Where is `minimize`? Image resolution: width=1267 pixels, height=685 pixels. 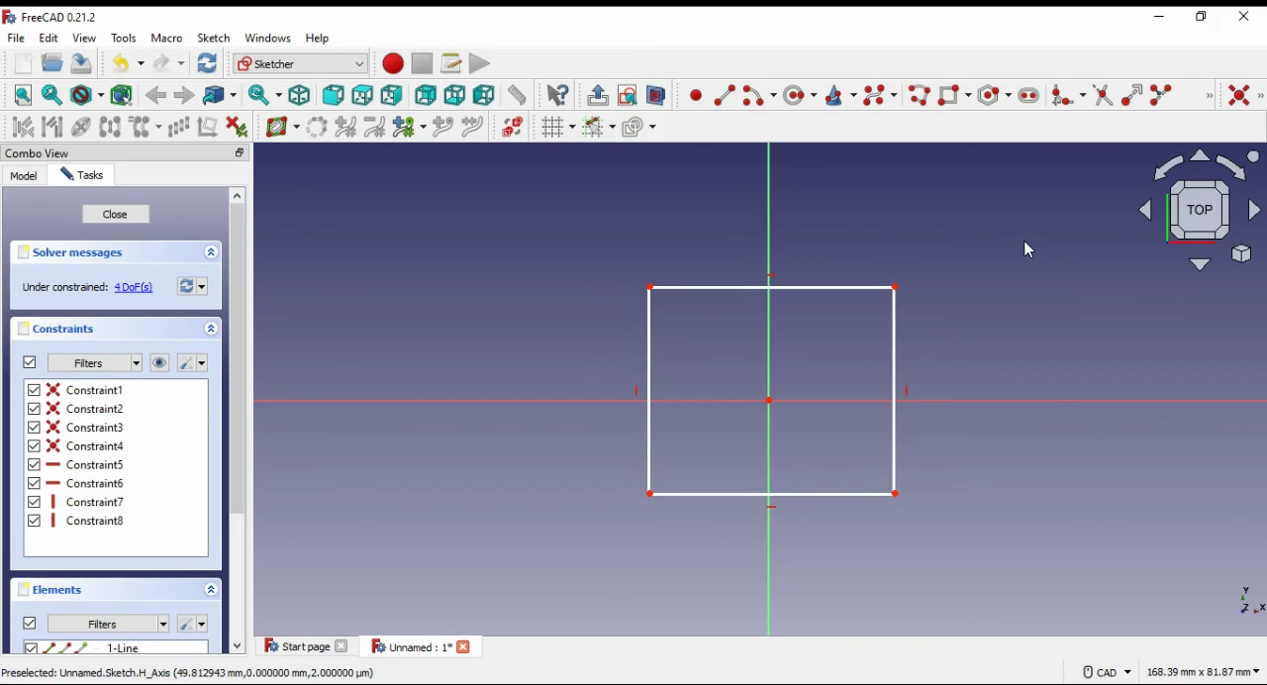
minimize is located at coordinates (240, 152).